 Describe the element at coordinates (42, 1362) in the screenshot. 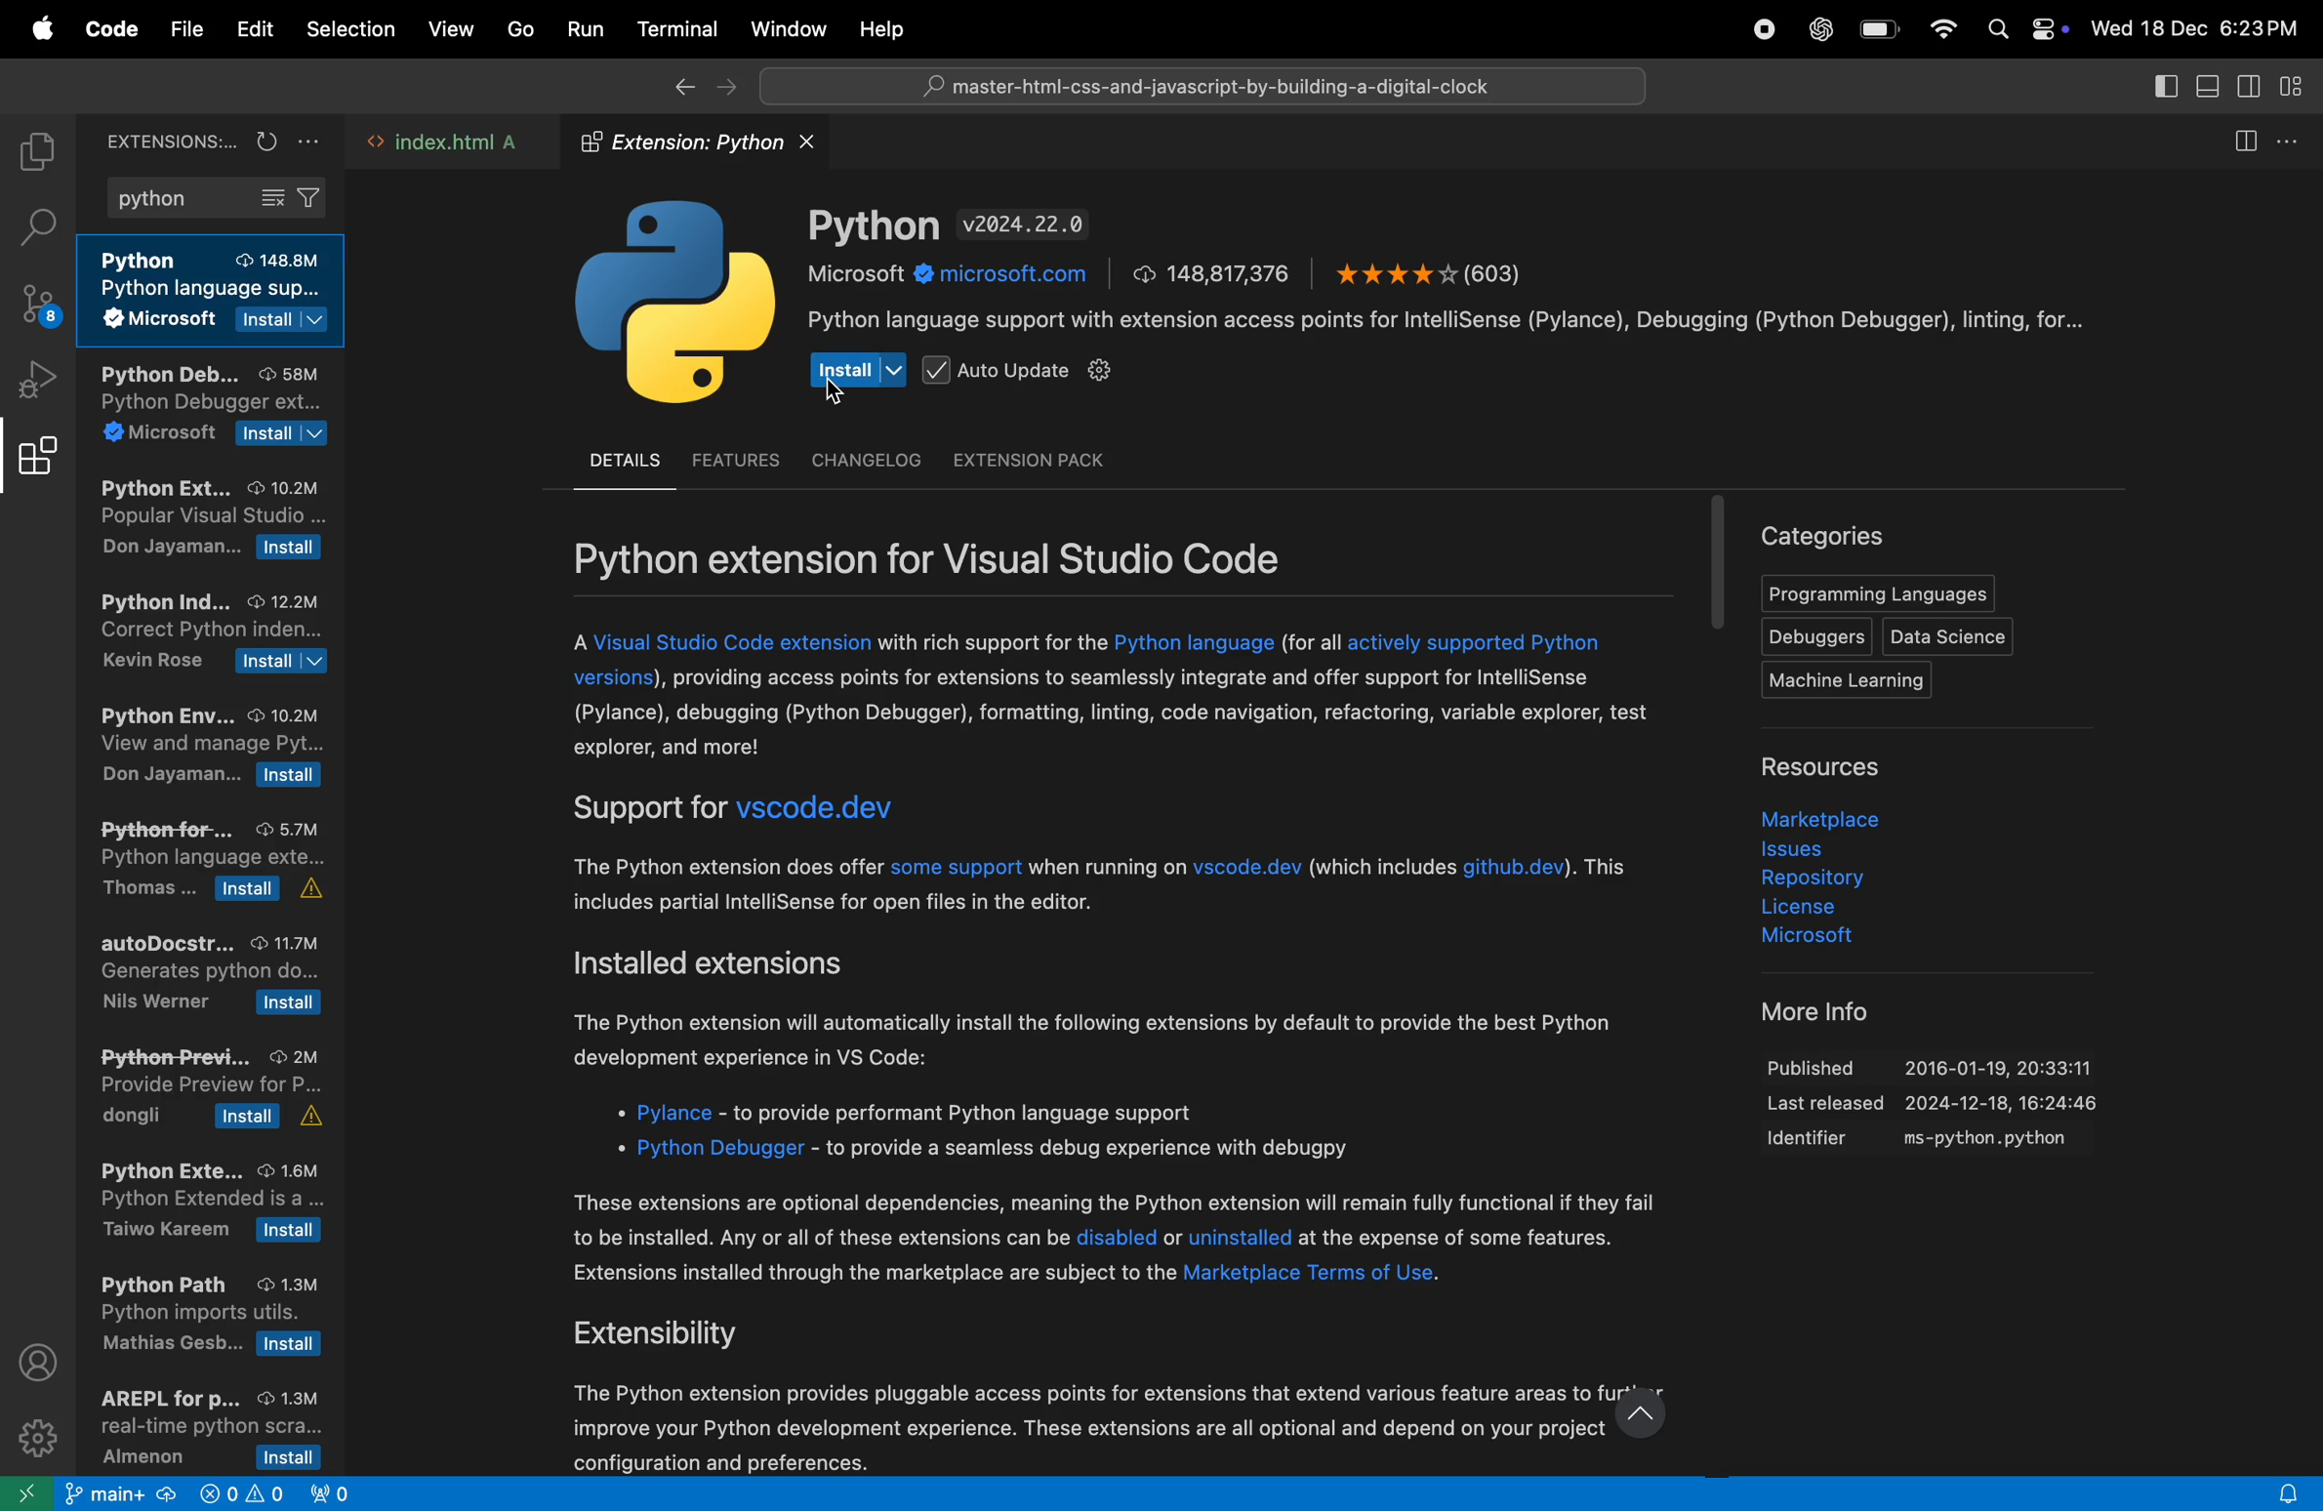

I see `profile` at that location.